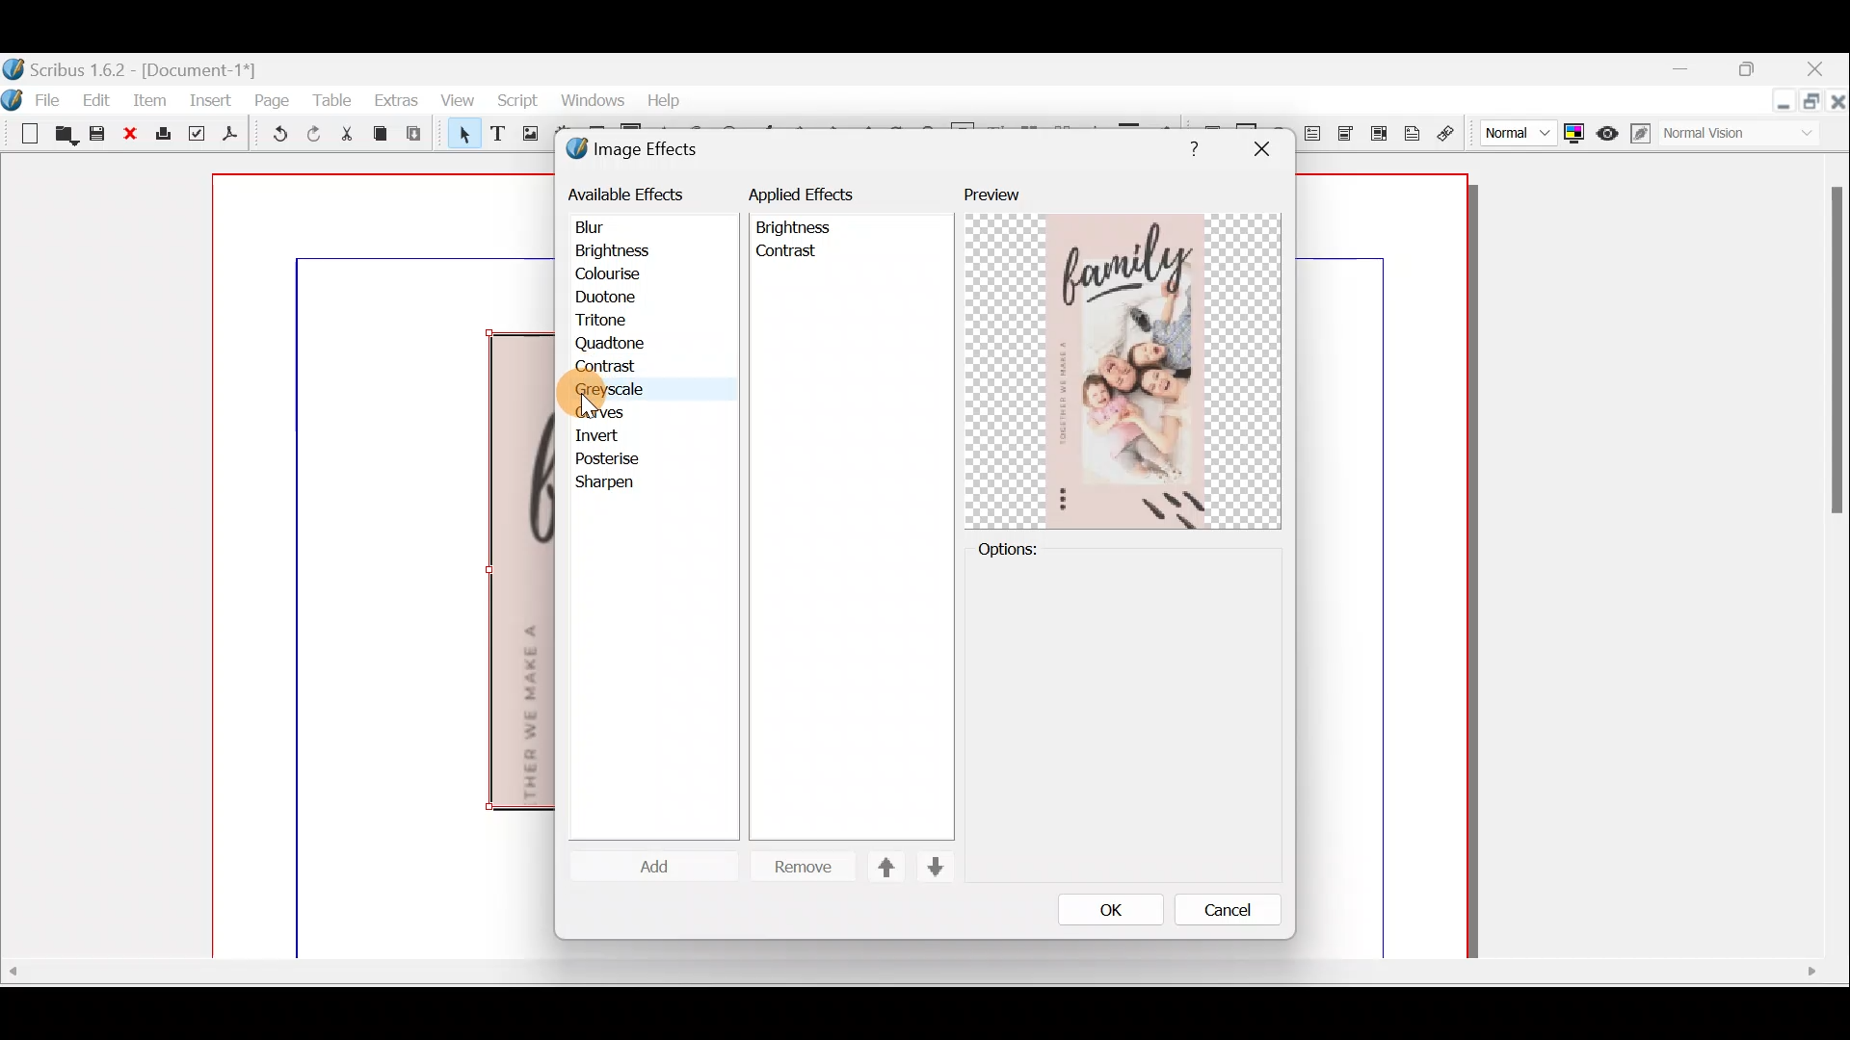  What do you see at coordinates (1673, 70) in the screenshot?
I see `Minimise` at bounding box center [1673, 70].